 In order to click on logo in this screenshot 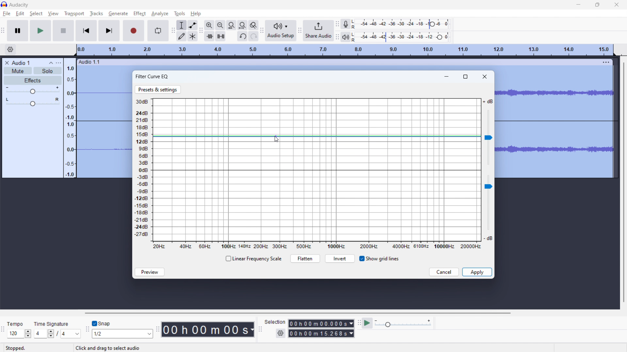, I will do `click(4, 4)`.